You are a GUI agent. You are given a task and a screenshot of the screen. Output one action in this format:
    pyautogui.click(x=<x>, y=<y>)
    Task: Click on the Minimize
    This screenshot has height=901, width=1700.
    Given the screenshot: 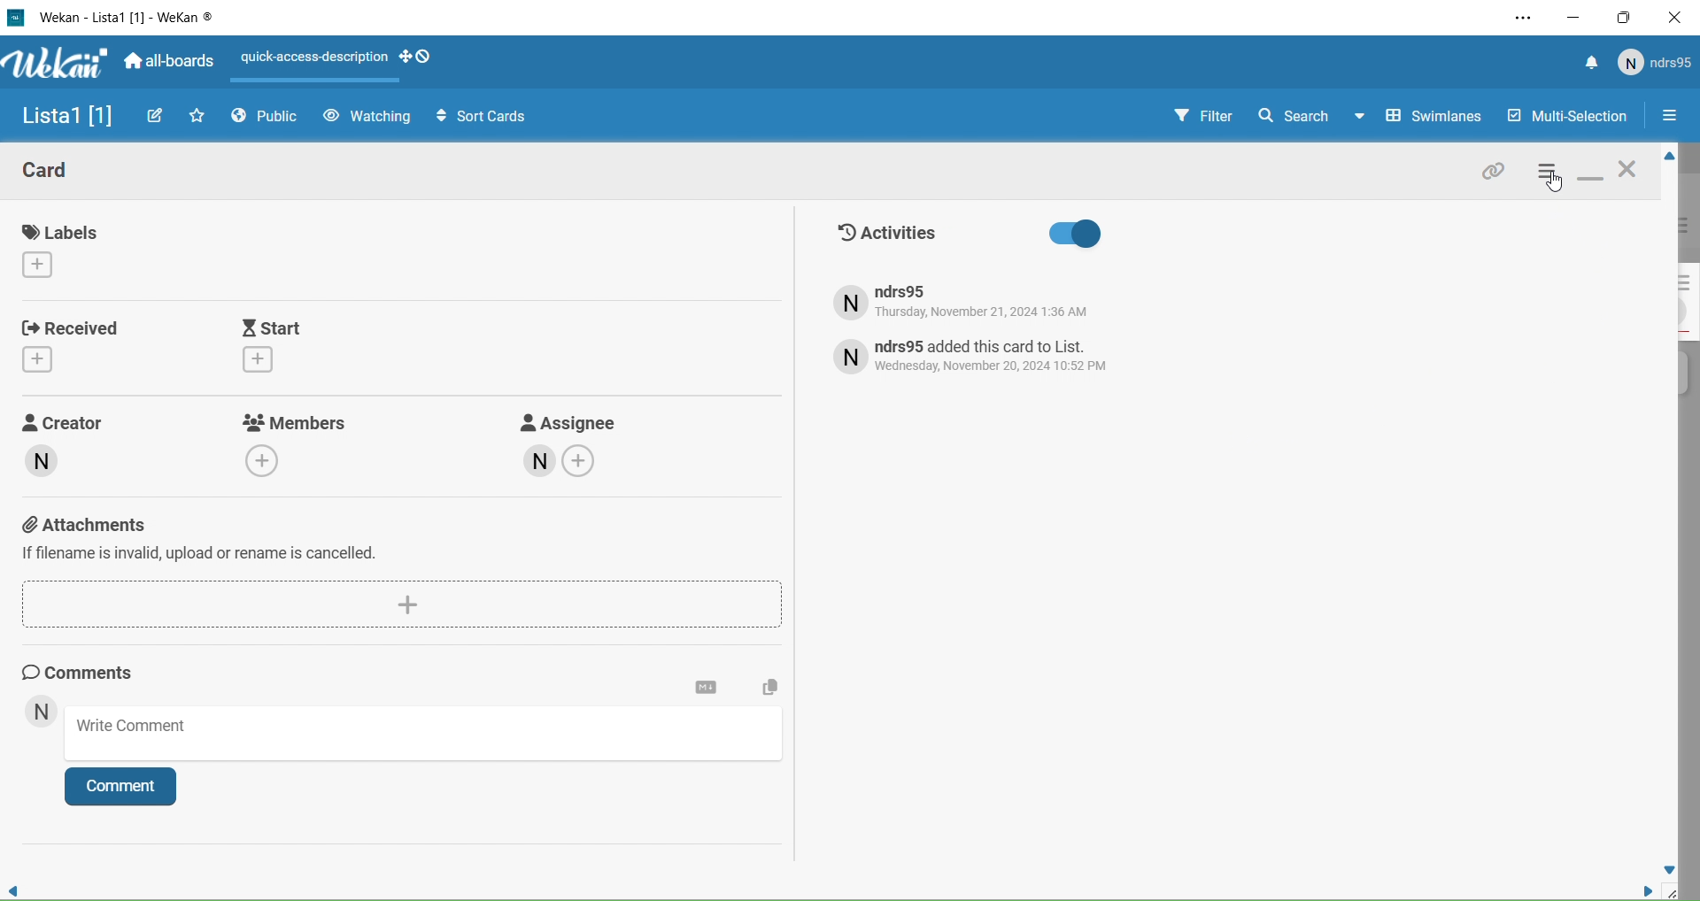 What is the action you would take?
    pyautogui.click(x=1587, y=179)
    